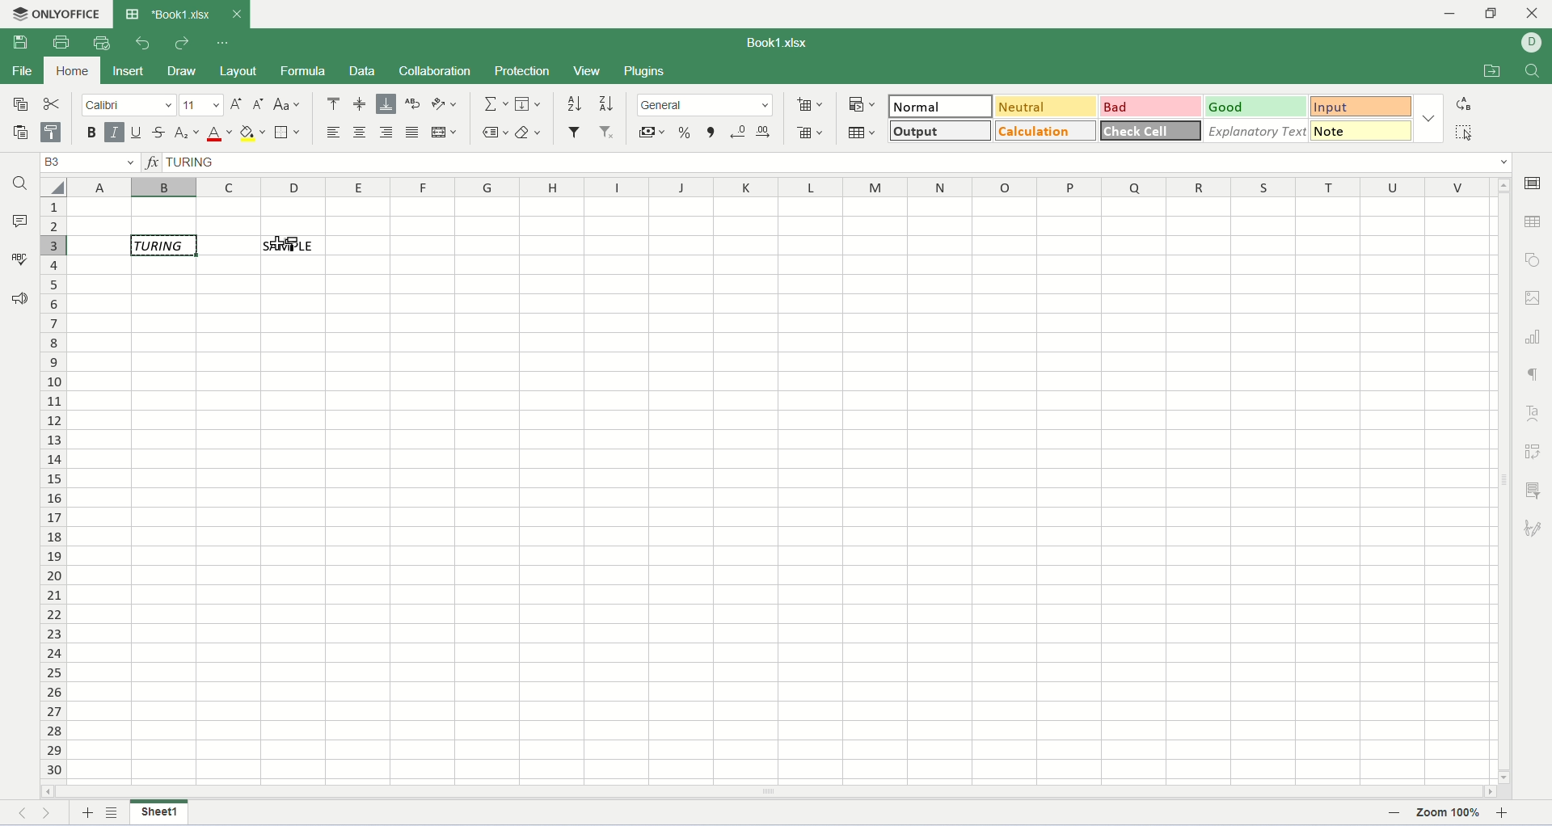 The height and width of the screenshot is (826, 1552). Describe the element at coordinates (53, 13) in the screenshot. I see `onlyoffice` at that location.